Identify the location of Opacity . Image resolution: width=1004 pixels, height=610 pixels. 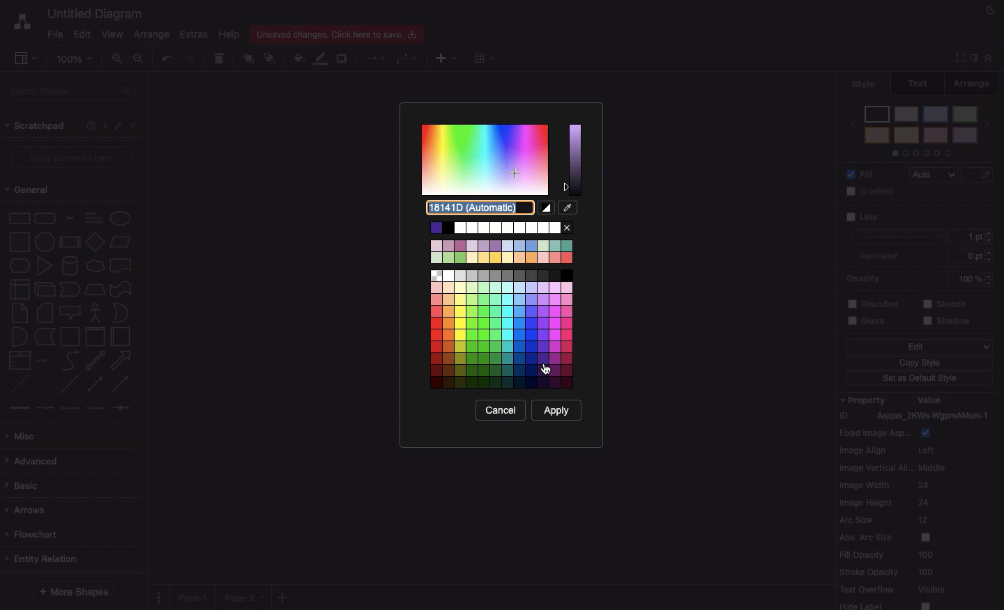
(923, 278).